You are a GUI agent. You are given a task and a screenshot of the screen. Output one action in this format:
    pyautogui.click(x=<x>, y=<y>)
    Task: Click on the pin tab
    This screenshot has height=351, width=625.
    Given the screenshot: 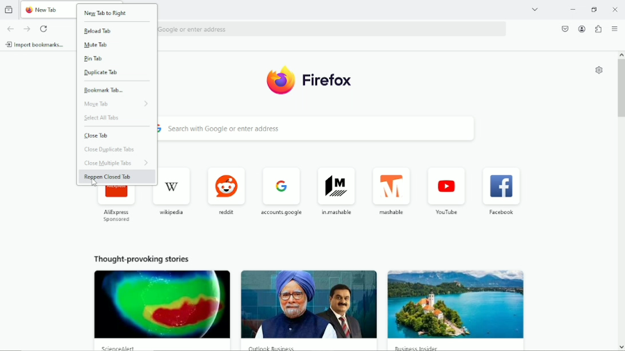 What is the action you would take?
    pyautogui.click(x=92, y=59)
    